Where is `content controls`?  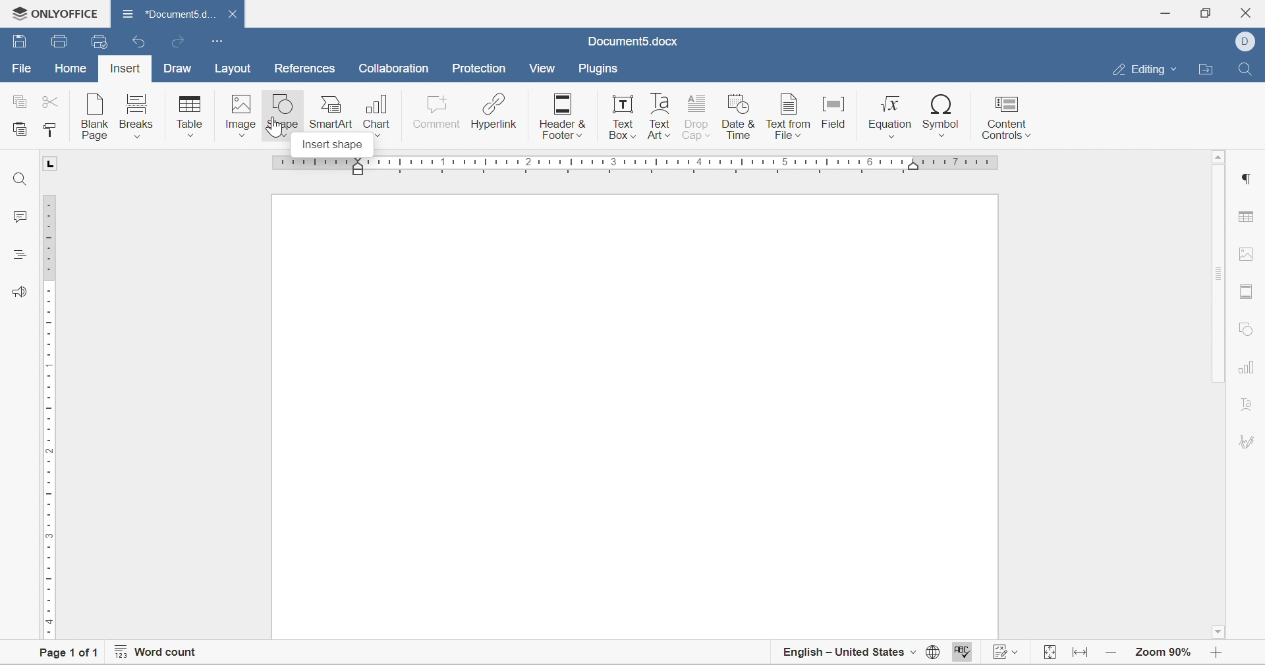 content controls is located at coordinates (1007, 117).